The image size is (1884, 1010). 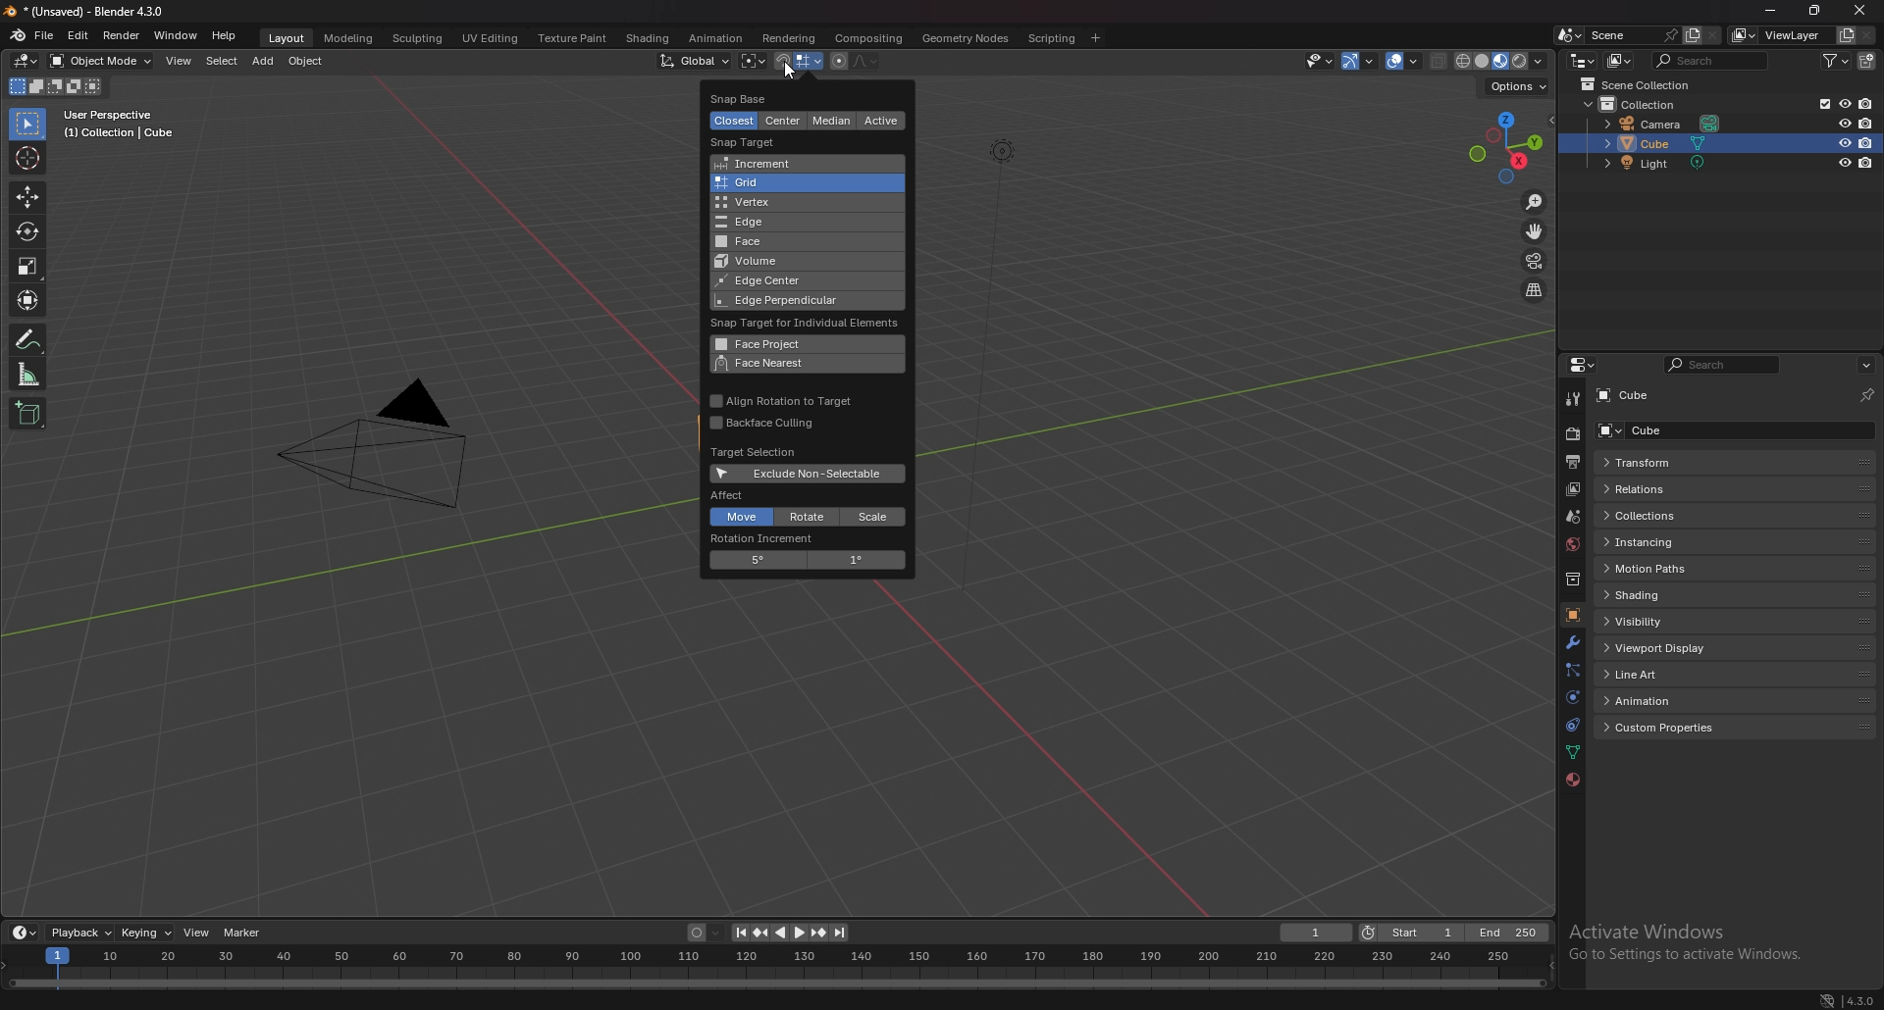 I want to click on center, so click(x=783, y=122).